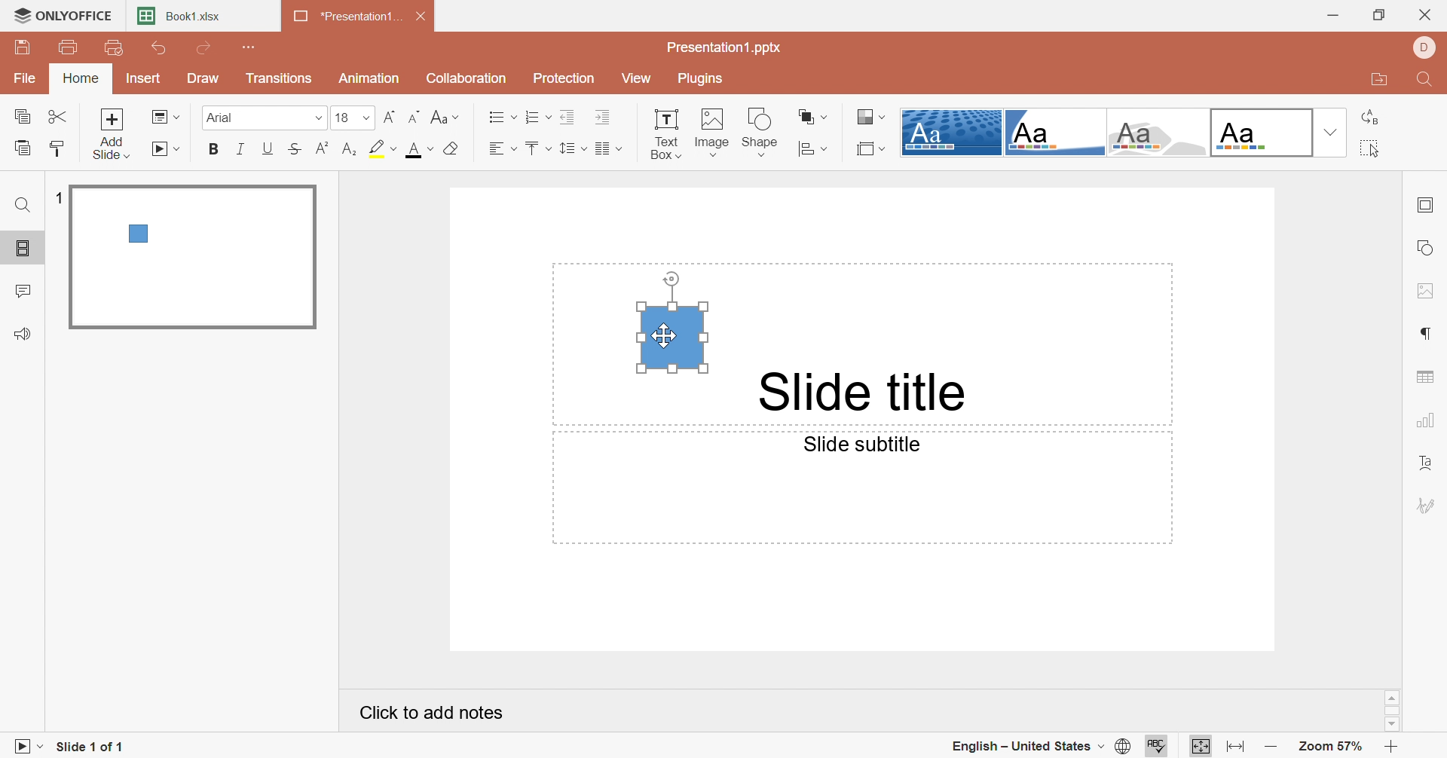 This screenshot has height=758, width=1447. I want to click on Undo, so click(159, 51).